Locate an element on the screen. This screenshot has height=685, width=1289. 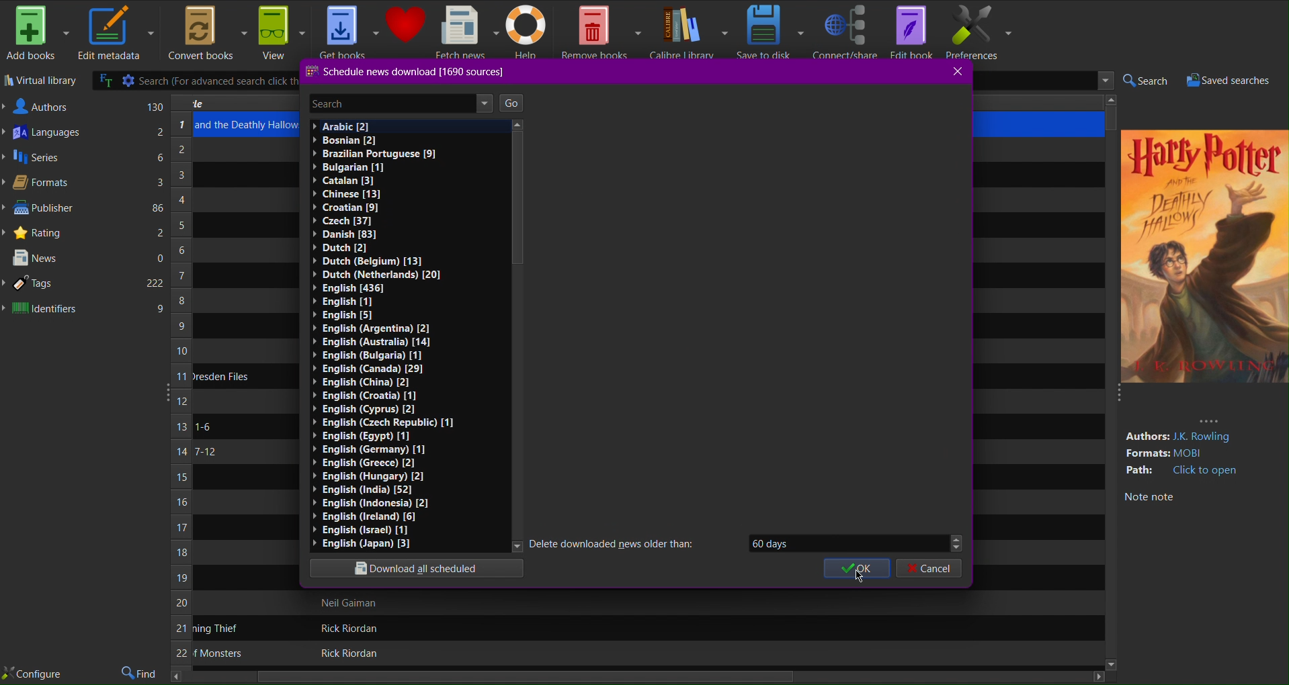
Saved Searches is located at coordinates (1234, 81).